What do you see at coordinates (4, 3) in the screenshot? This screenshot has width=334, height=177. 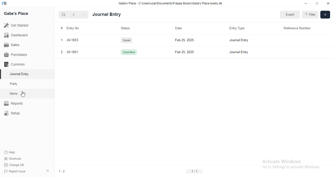 I see `logo` at bounding box center [4, 3].